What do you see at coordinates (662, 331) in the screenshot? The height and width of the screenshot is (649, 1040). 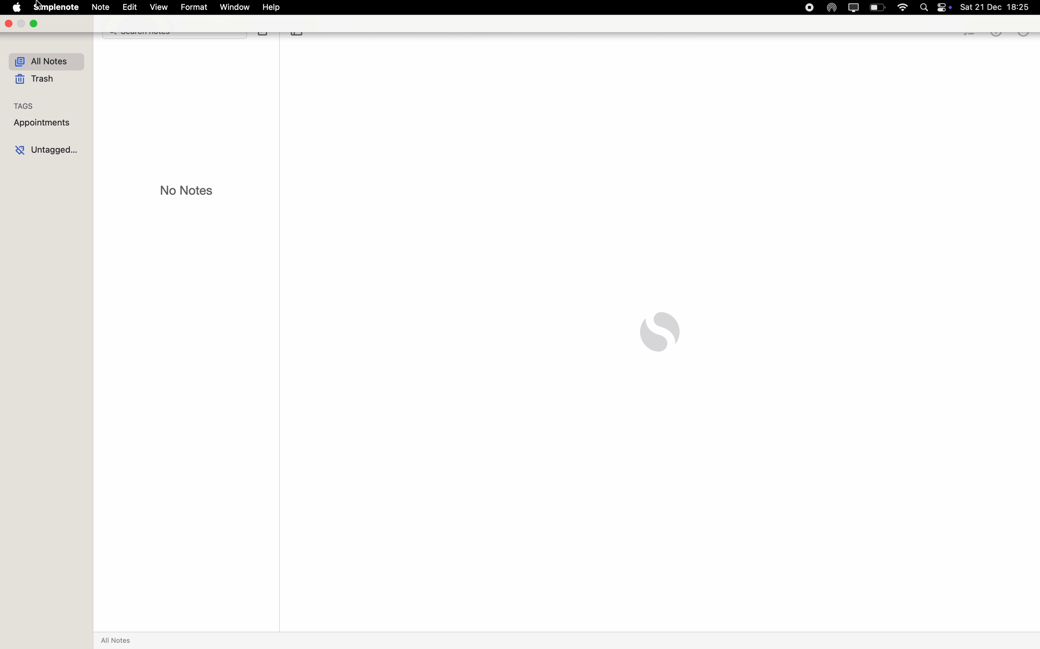 I see `Simplenote logo` at bounding box center [662, 331].